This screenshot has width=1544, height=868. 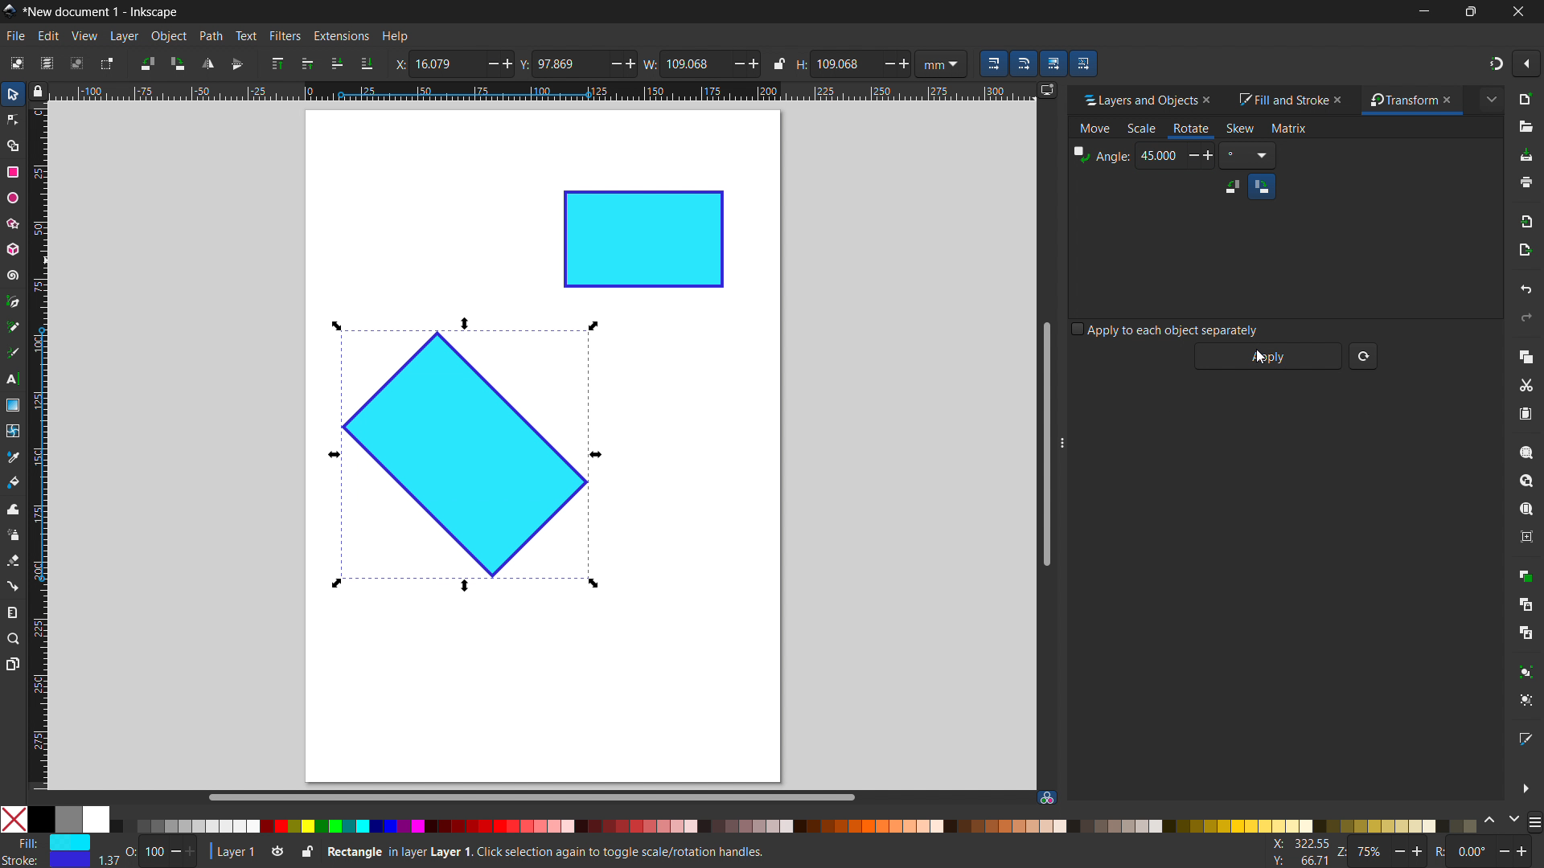 I want to click on print, so click(x=1527, y=182).